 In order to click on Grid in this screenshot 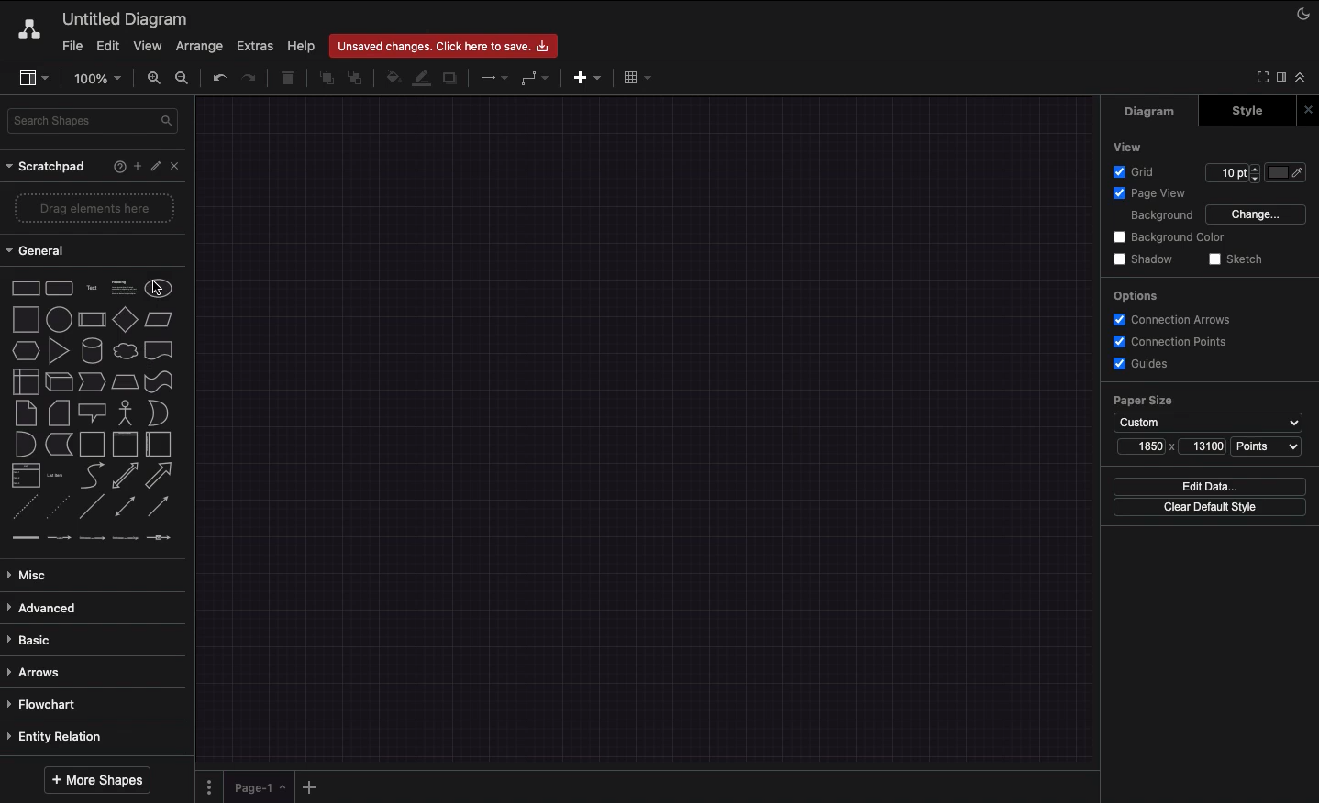, I will do `click(1138, 171)`.